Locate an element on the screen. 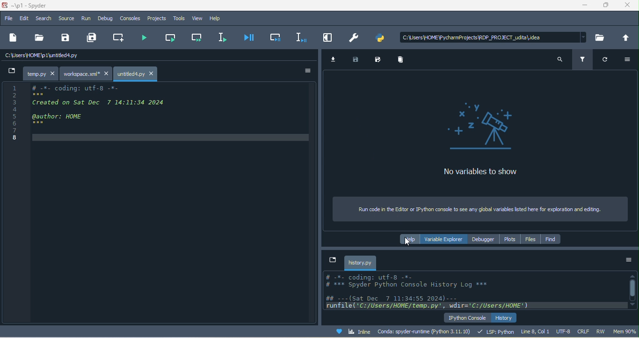 The width and height of the screenshot is (639, 338). change to parent directory is located at coordinates (624, 38).